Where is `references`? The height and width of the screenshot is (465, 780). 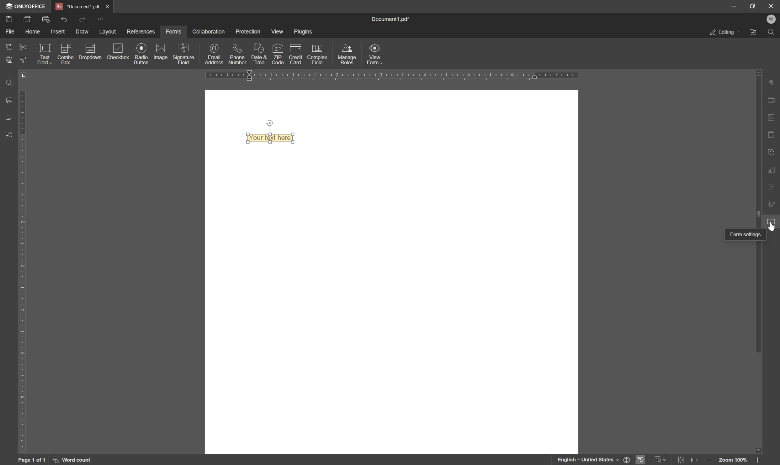
references is located at coordinates (141, 31).